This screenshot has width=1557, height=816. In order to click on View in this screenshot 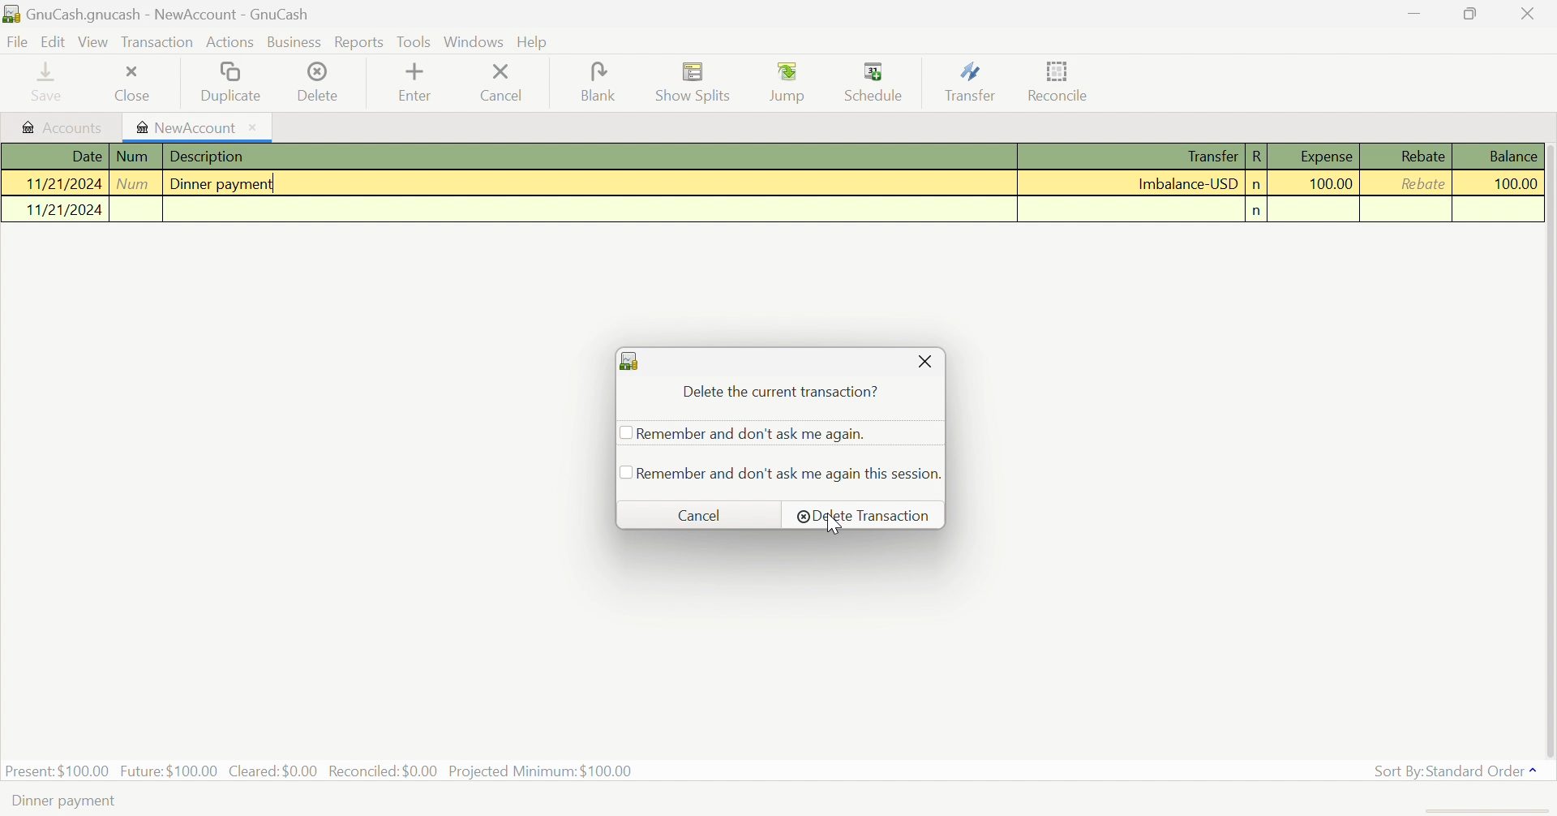, I will do `click(94, 42)`.